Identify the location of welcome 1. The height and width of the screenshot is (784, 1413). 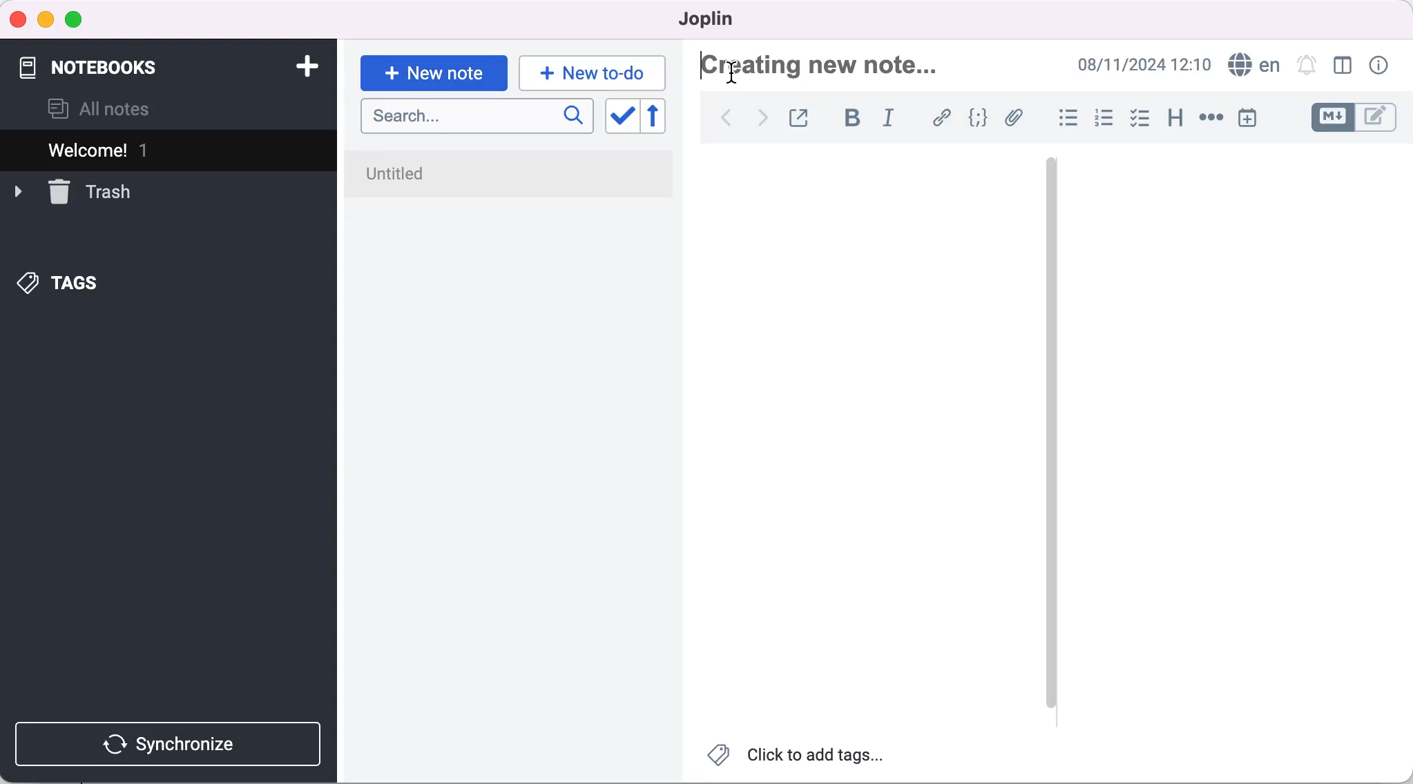
(146, 150).